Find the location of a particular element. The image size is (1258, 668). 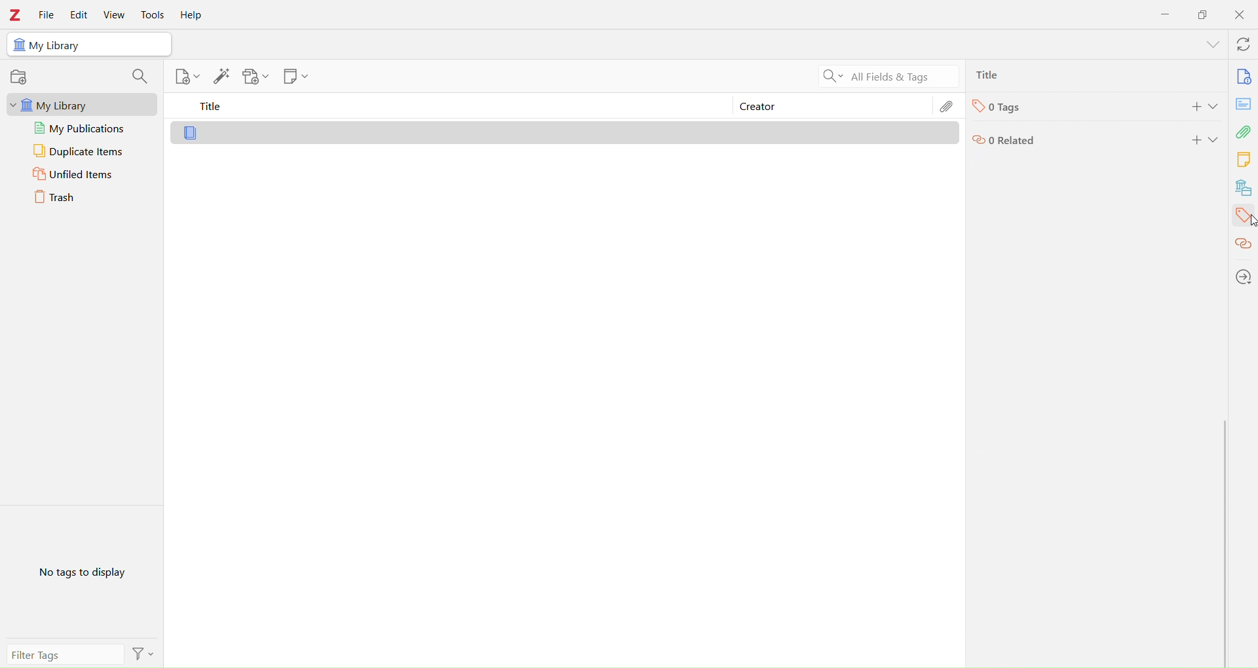

Library tools is located at coordinates (237, 77).